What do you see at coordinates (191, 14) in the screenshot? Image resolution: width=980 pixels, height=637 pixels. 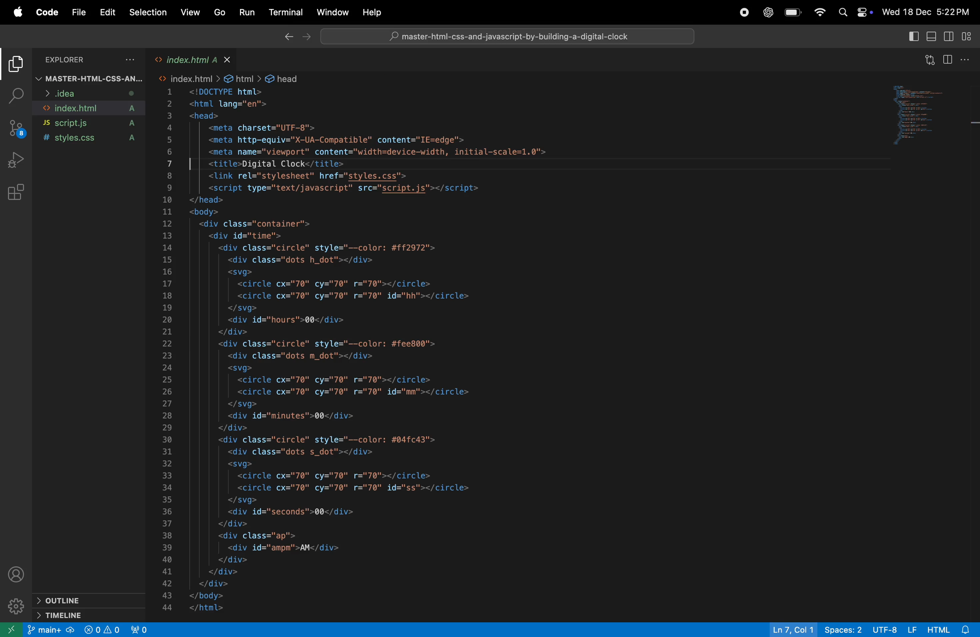 I see `view` at bounding box center [191, 14].